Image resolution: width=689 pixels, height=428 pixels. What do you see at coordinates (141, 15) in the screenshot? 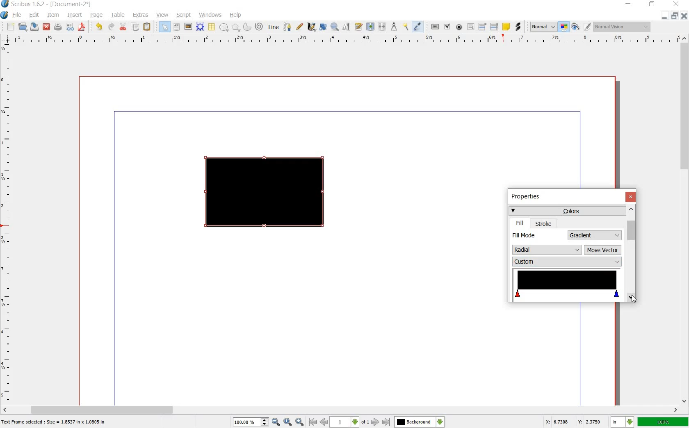
I see `extras` at bounding box center [141, 15].